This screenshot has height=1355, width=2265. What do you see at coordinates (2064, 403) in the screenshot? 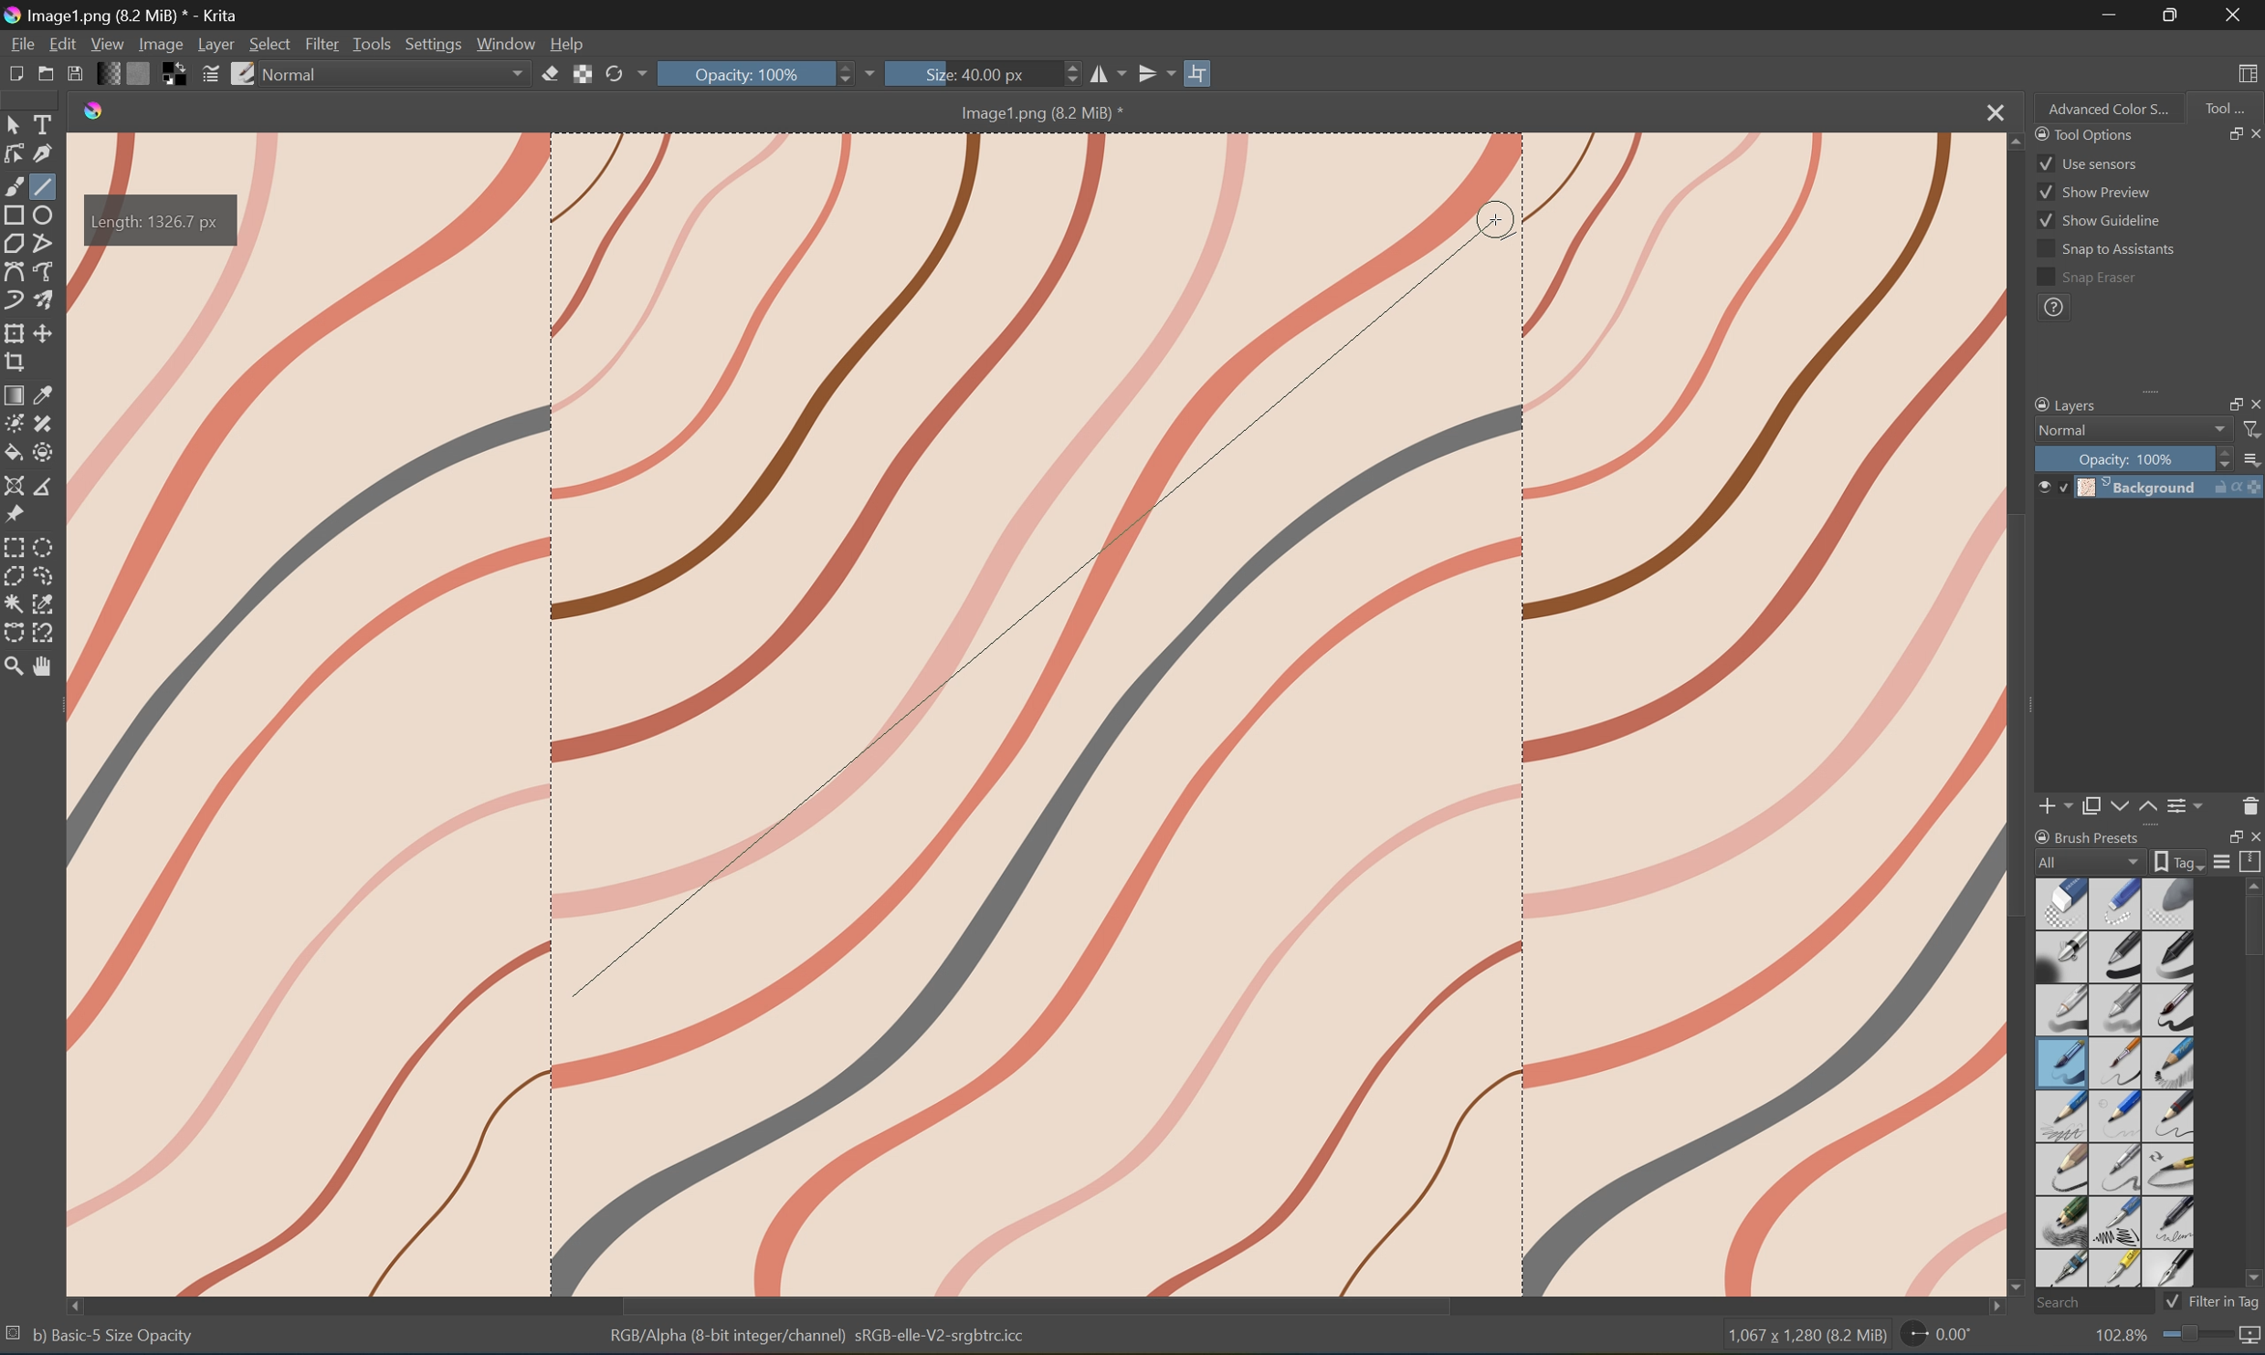
I see `Layers` at bounding box center [2064, 403].